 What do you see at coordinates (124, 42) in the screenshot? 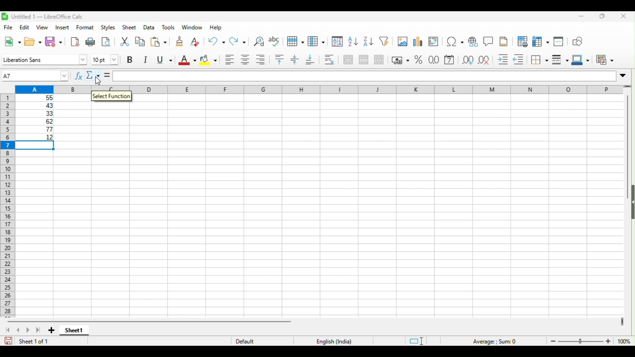
I see `cut` at bounding box center [124, 42].